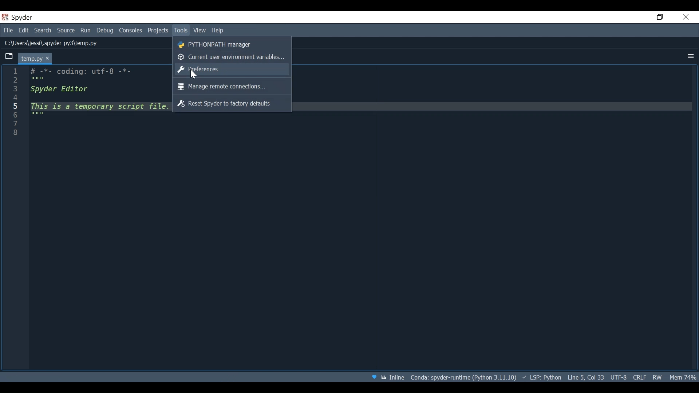  Describe the element at coordinates (586, 377) in the screenshot. I see `Cursor Position` at that location.